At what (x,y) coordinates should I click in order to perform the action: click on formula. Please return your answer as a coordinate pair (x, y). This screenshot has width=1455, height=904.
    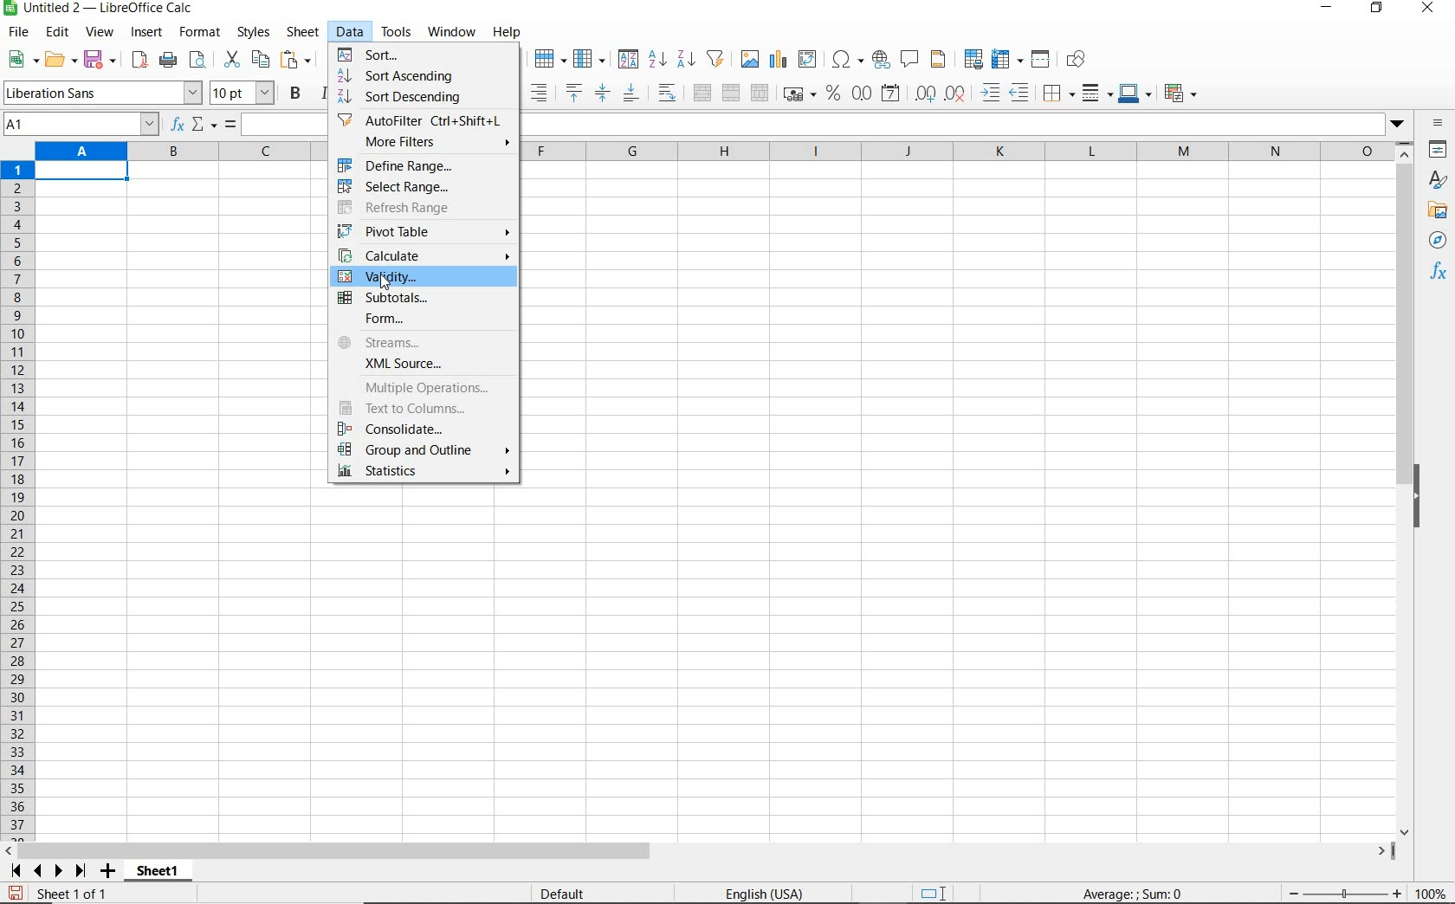
    Looking at the image, I should click on (231, 126).